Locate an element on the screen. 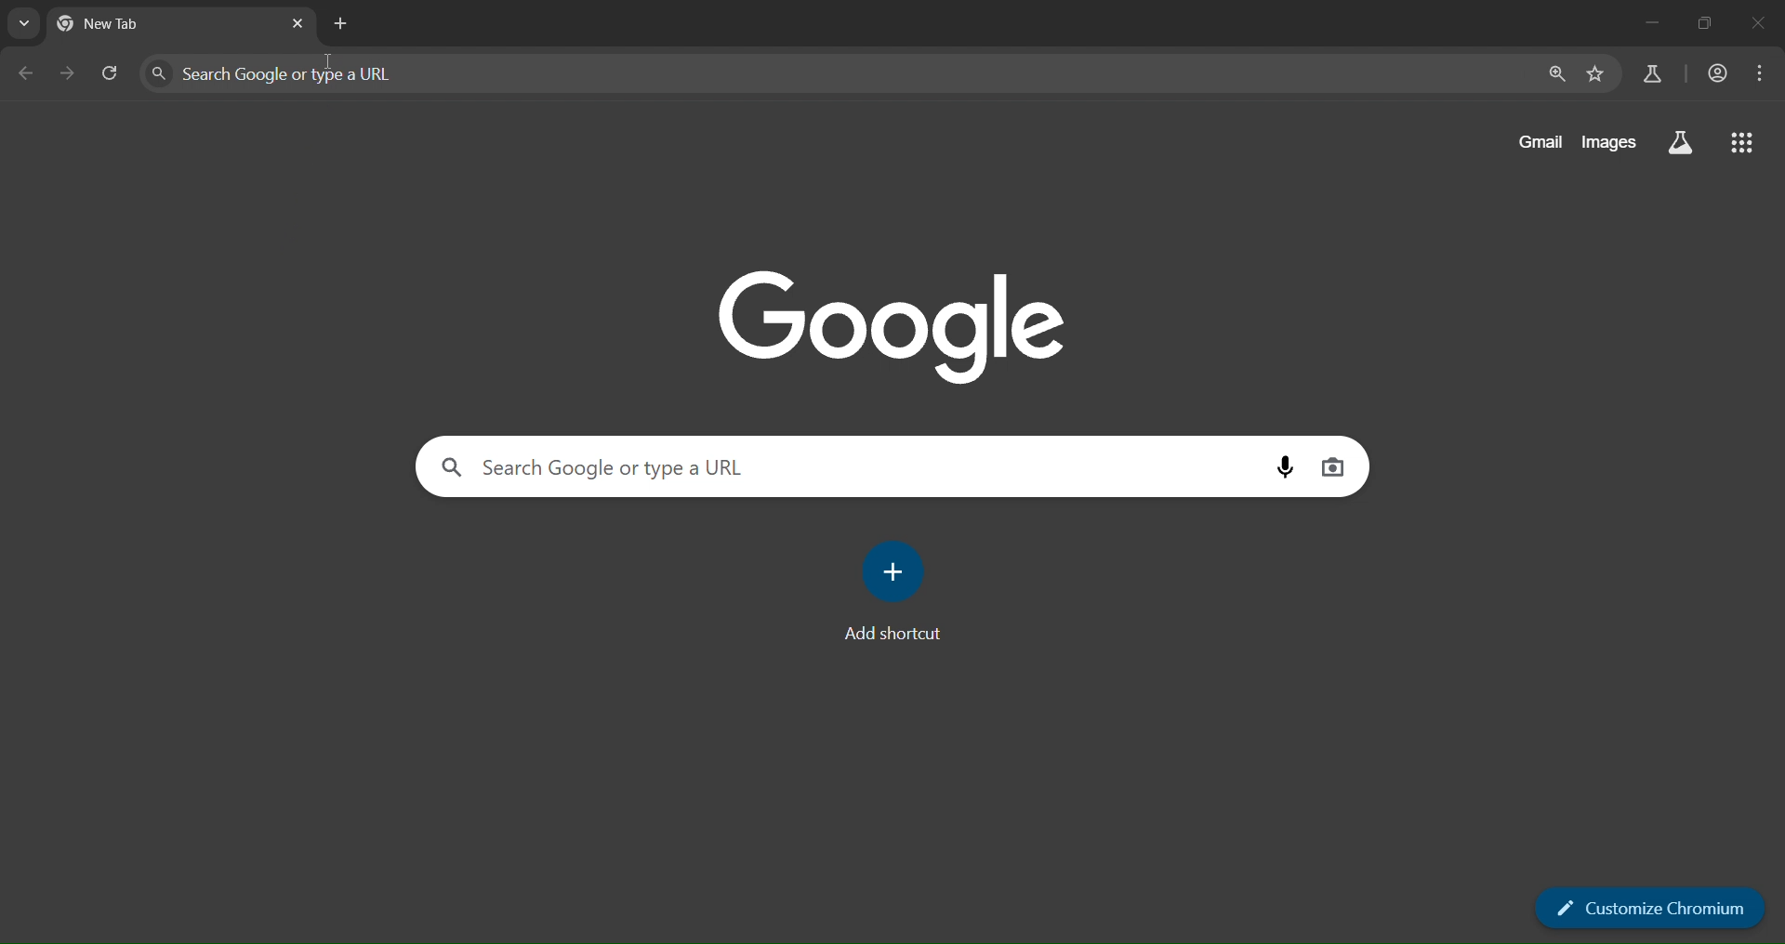 Image resolution: width=1785 pixels, height=944 pixels. close tab is located at coordinates (299, 26).